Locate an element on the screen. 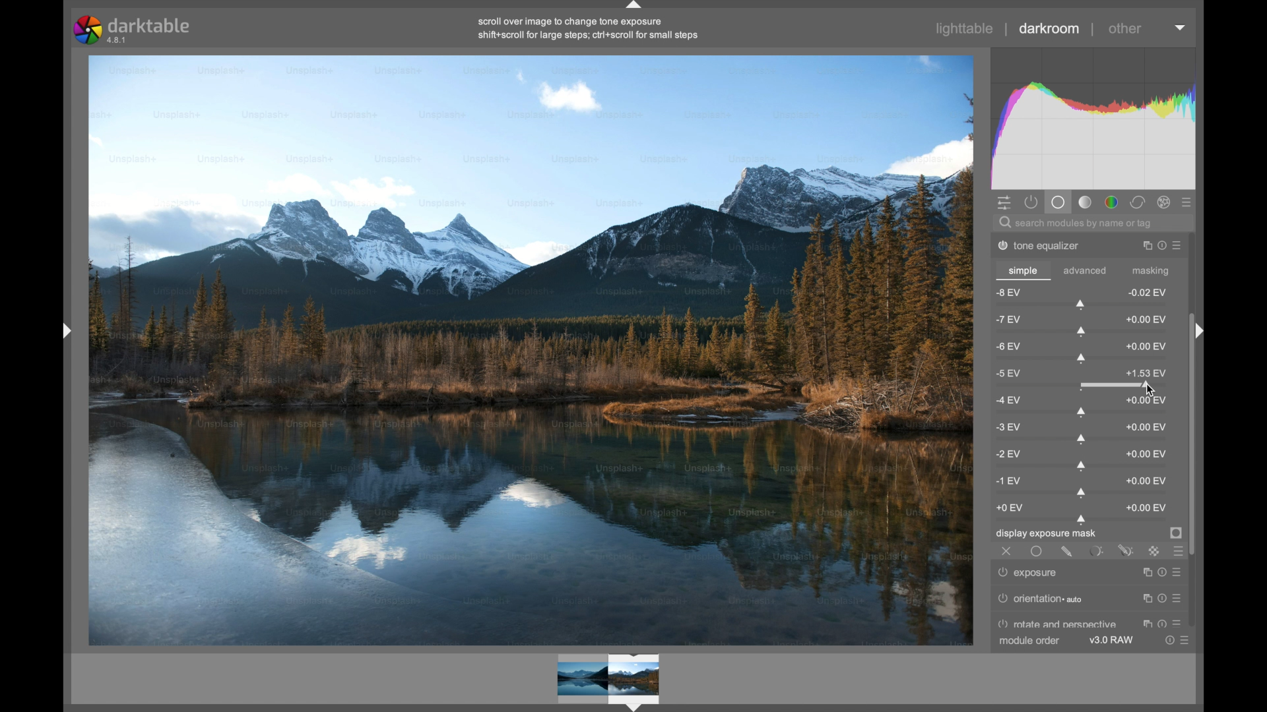 Image resolution: width=1267 pixels, height=712 pixels. effect is located at coordinates (1164, 202).